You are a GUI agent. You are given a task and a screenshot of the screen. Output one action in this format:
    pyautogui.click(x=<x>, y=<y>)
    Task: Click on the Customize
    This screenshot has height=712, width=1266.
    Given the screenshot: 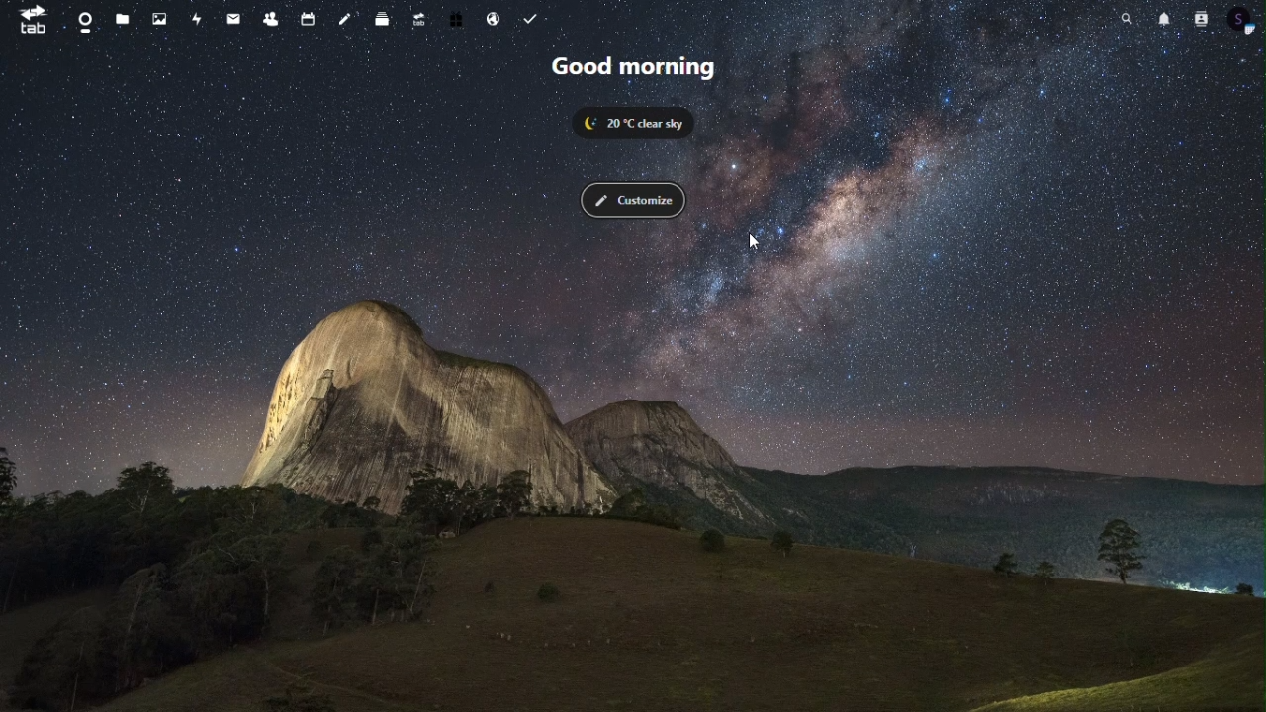 What is the action you would take?
    pyautogui.click(x=632, y=201)
    